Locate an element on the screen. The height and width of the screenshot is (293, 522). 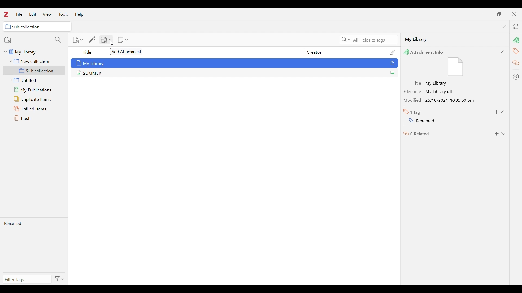
Untitled folder is located at coordinates (36, 80).